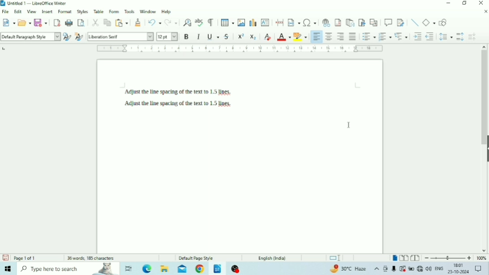 Image resolution: width=489 pixels, height=275 pixels. I want to click on Insert Image, so click(241, 21).